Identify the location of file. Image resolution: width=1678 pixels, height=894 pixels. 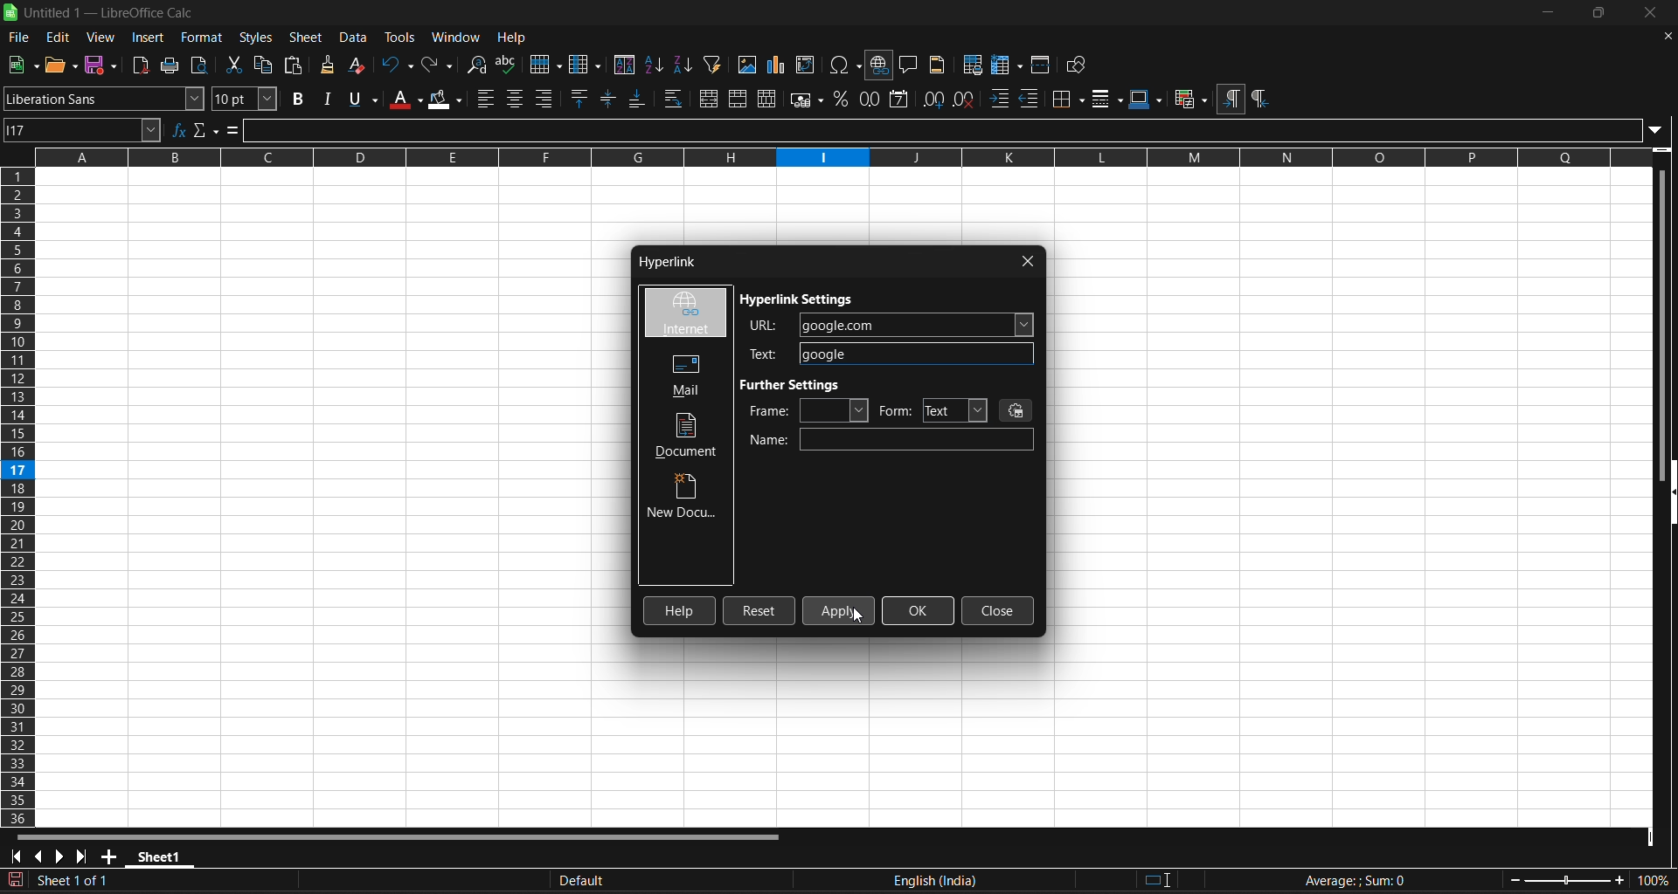
(19, 39).